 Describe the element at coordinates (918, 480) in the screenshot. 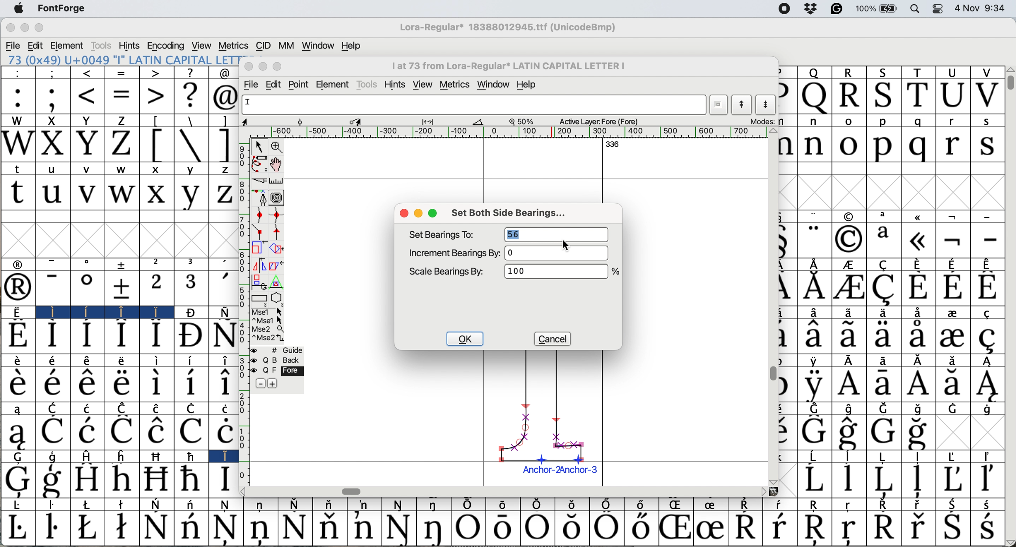

I see `Symbol` at that location.